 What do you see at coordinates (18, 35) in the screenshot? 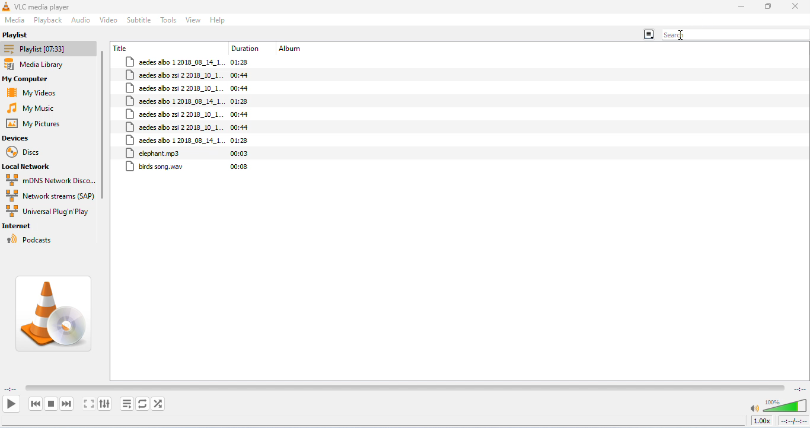
I see `playlist` at bounding box center [18, 35].